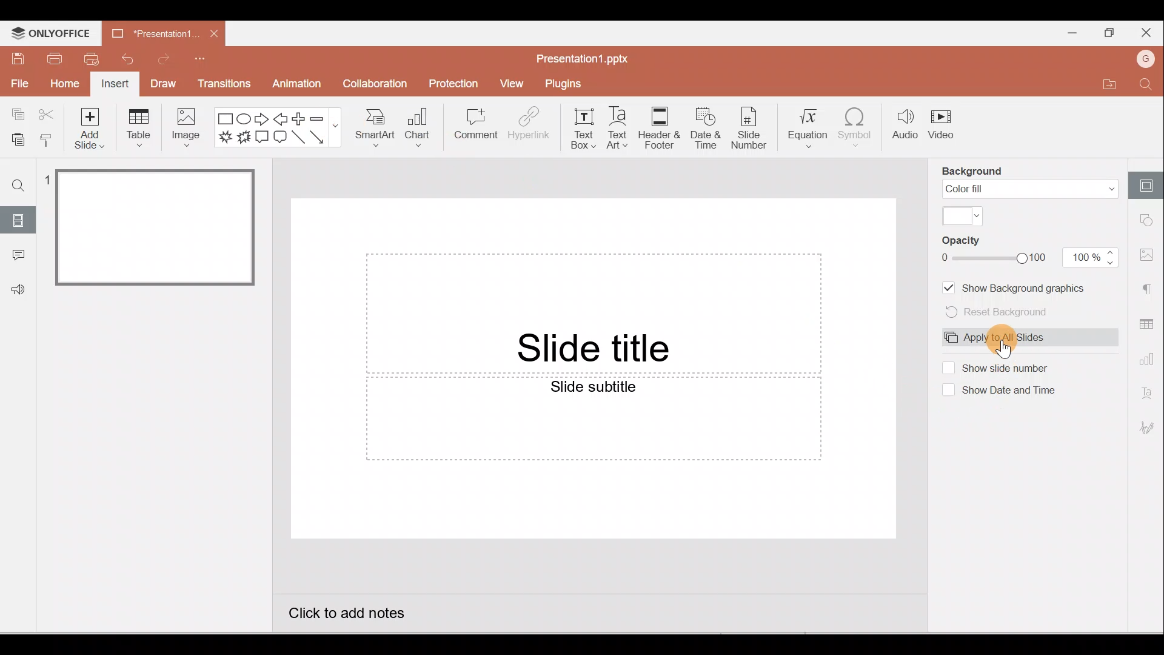 The height and width of the screenshot is (655, 1164). I want to click on Print file, so click(54, 59).